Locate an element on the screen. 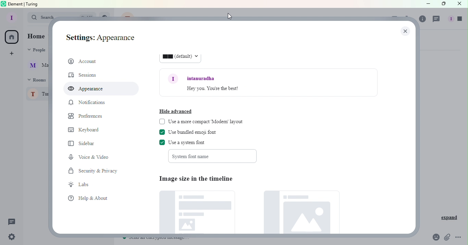 The image size is (468, 245). Account is located at coordinates (96, 61).